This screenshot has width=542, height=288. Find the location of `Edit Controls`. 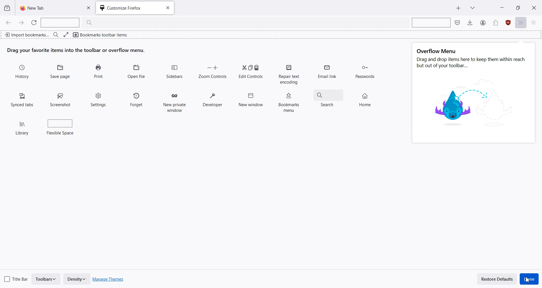

Edit Controls is located at coordinates (251, 71).